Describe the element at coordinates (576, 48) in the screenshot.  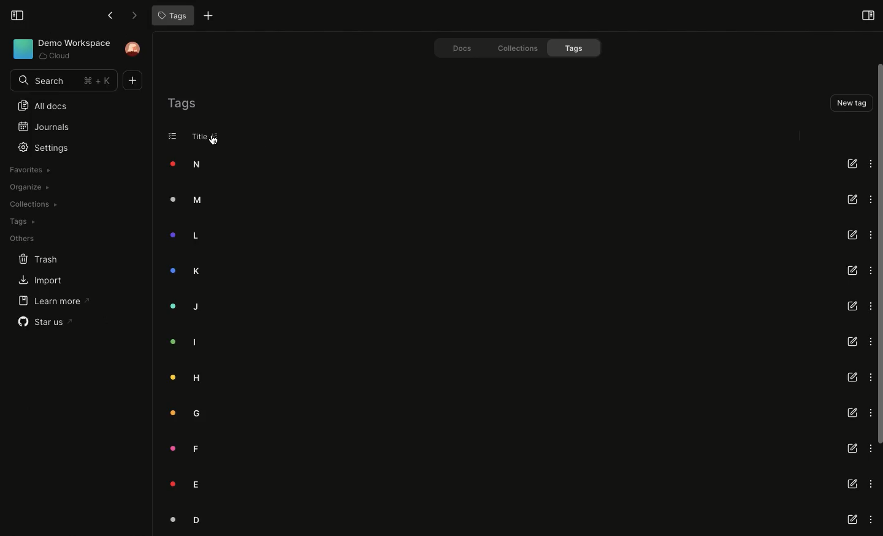
I see `Tags` at that location.